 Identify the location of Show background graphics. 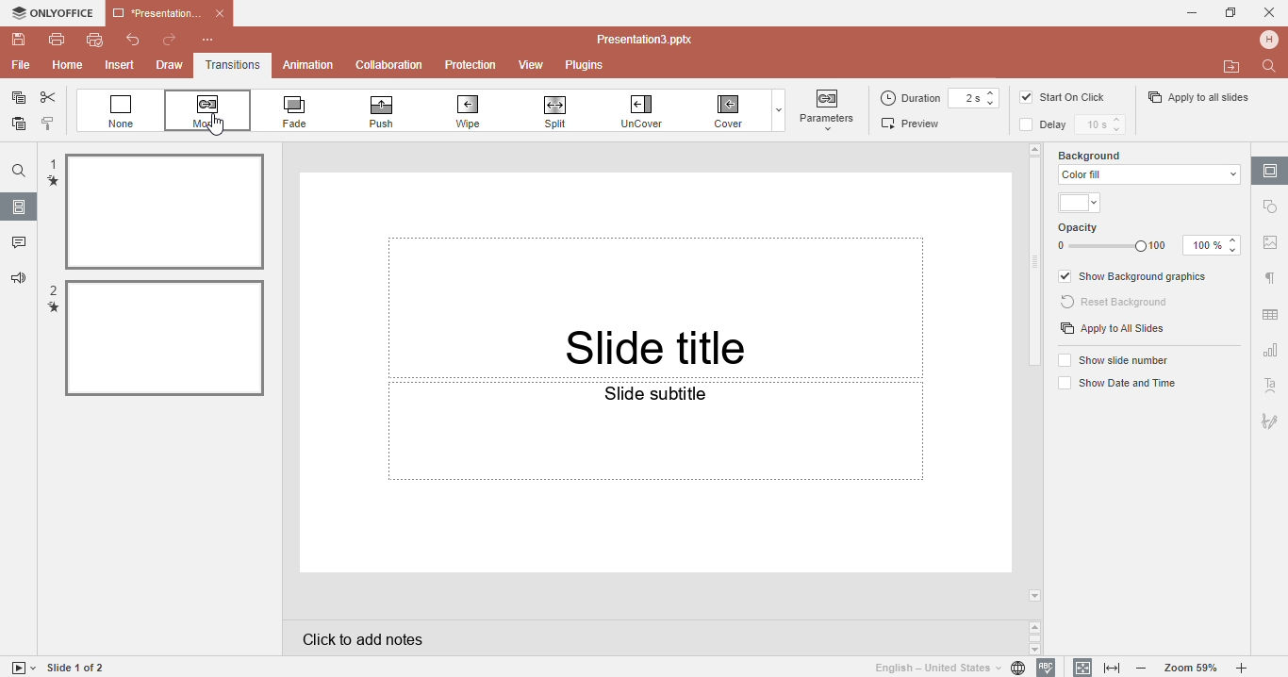
(1135, 277).